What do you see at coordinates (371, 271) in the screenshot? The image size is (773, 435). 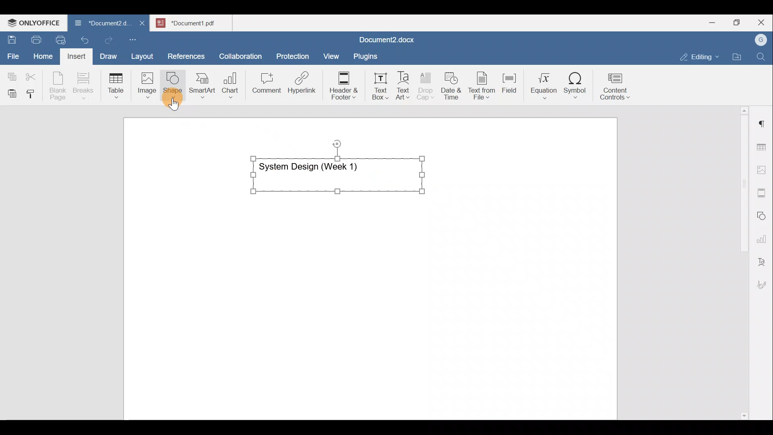 I see `Working area` at bounding box center [371, 271].